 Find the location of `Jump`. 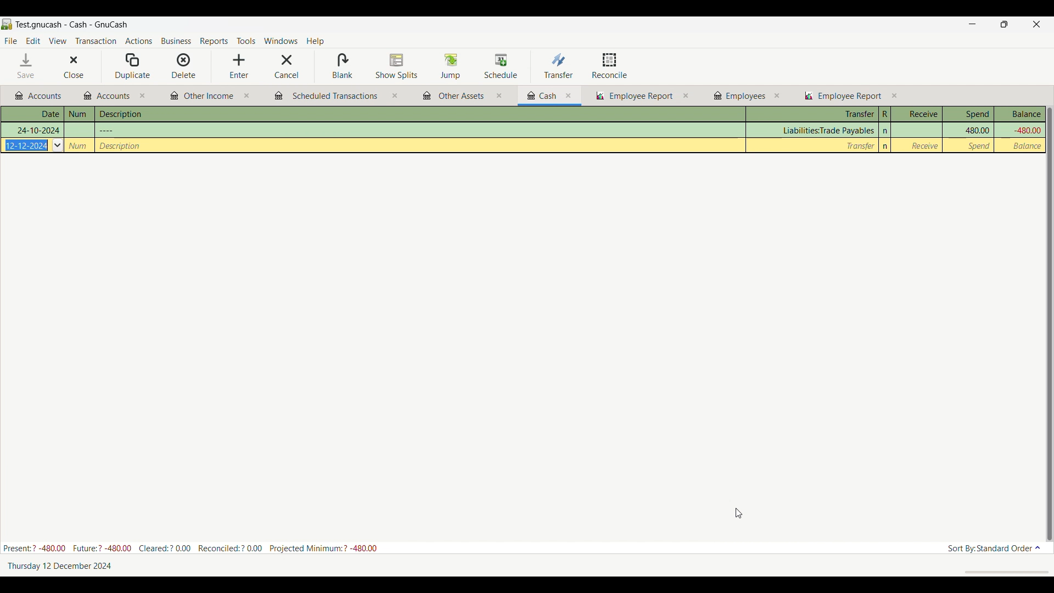

Jump is located at coordinates (452, 66).